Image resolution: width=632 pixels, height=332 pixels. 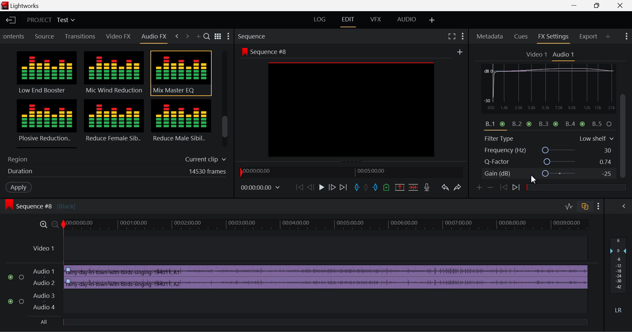 What do you see at coordinates (318, 20) in the screenshot?
I see `LOG Layout` at bounding box center [318, 20].